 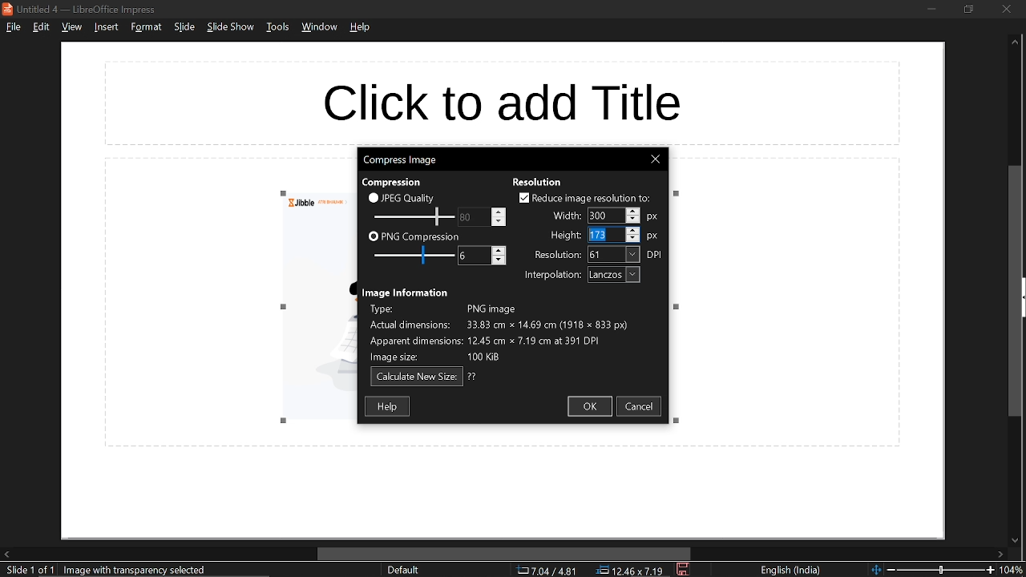 I want to click on Selected, so click(x=600, y=216).